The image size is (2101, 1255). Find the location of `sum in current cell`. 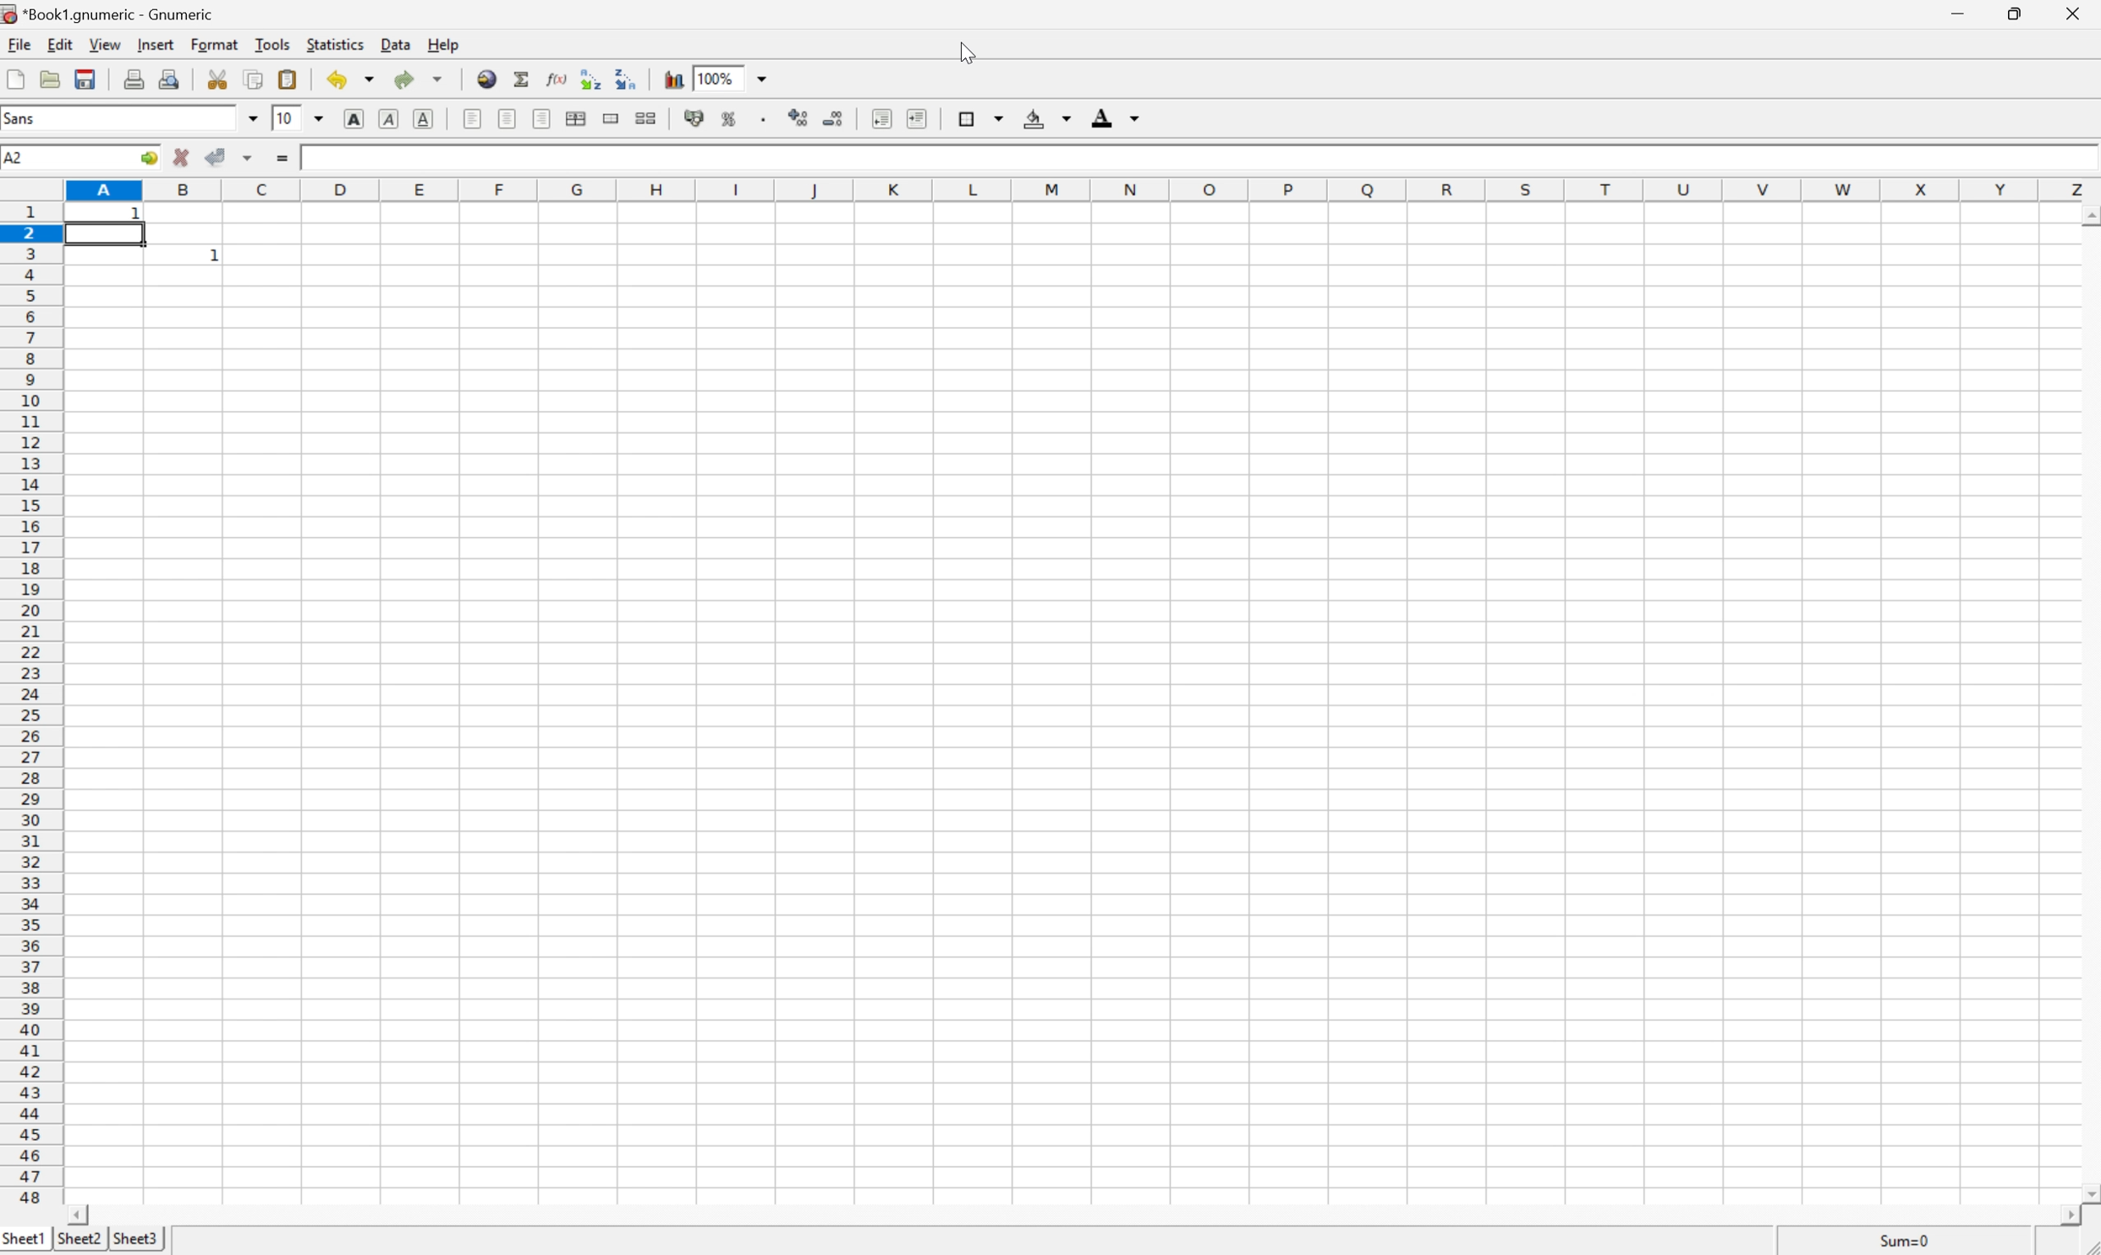

sum in current cell is located at coordinates (522, 80).